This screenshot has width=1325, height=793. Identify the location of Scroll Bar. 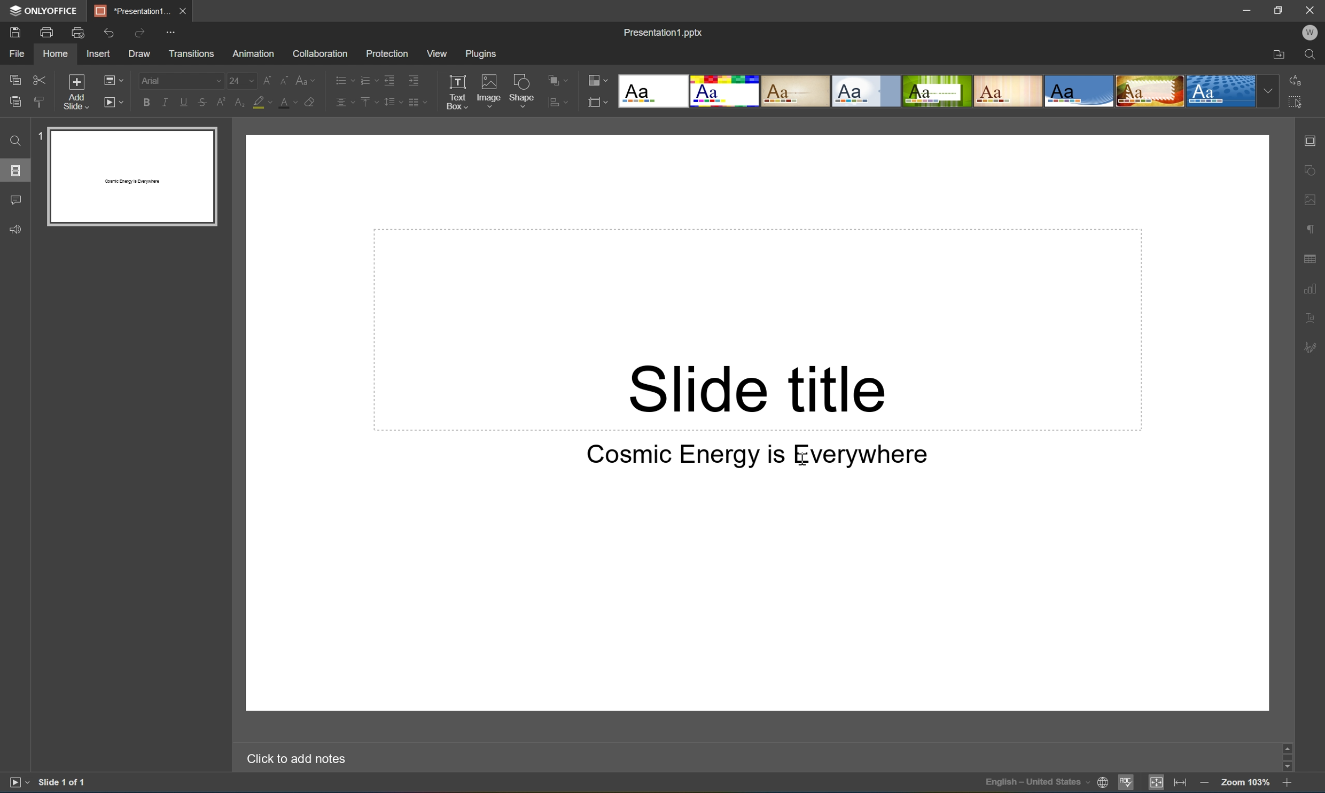
(1286, 757).